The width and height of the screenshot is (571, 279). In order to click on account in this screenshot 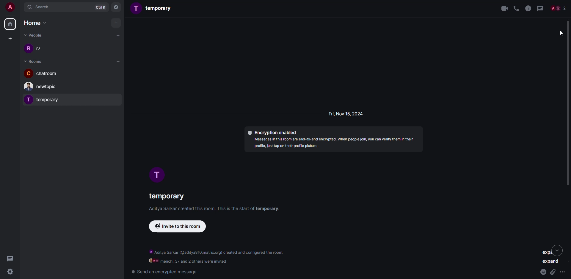, I will do `click(10, 7)`.